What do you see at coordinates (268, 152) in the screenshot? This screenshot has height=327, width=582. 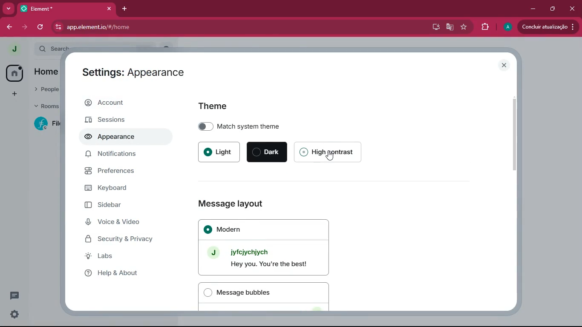 I see `dark` at bounding box center [268, 152].